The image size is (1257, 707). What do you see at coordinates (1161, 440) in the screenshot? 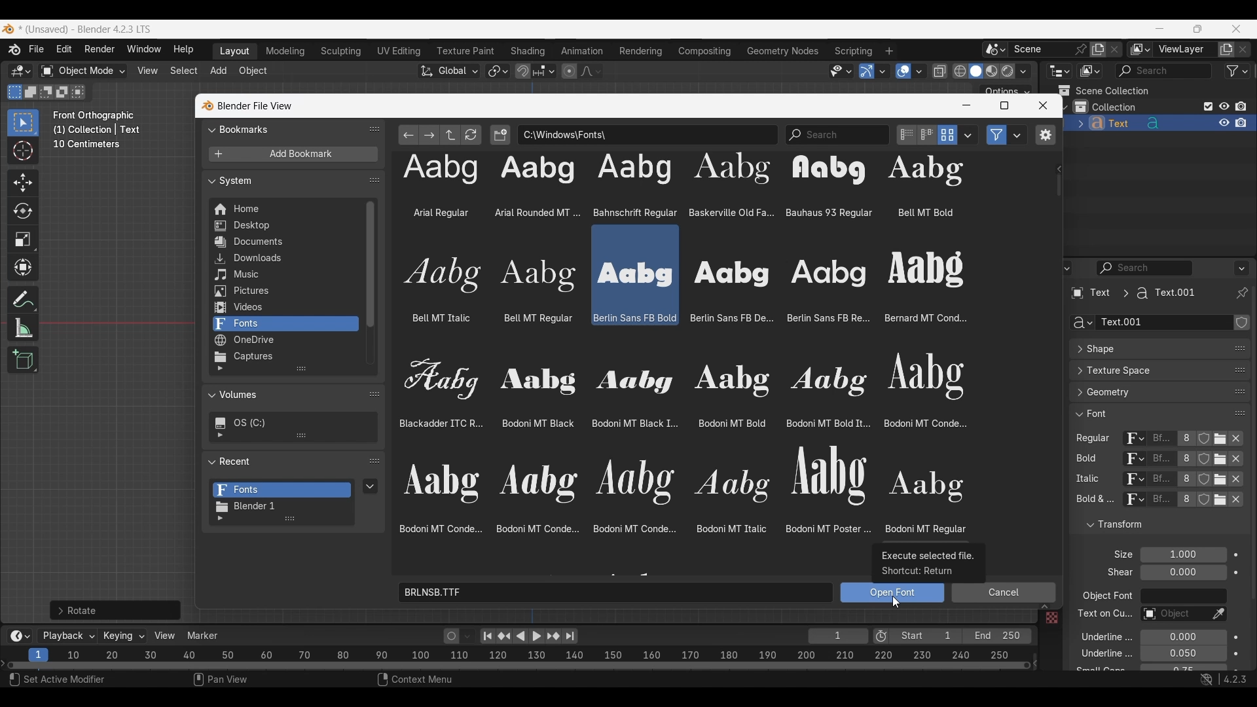
I see `Name of current font of each attribute` at bounding box center [1161, 440].